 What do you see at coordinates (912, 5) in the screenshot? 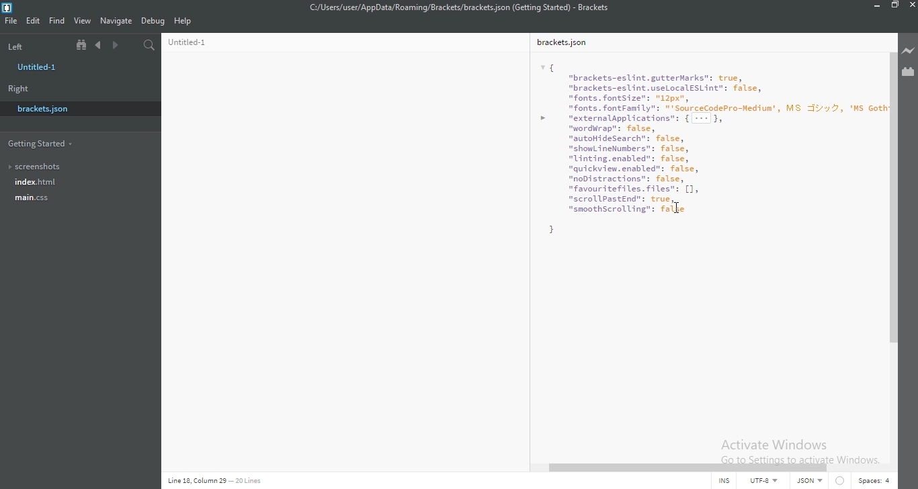
I see `close` at bounding box center [912, 5].